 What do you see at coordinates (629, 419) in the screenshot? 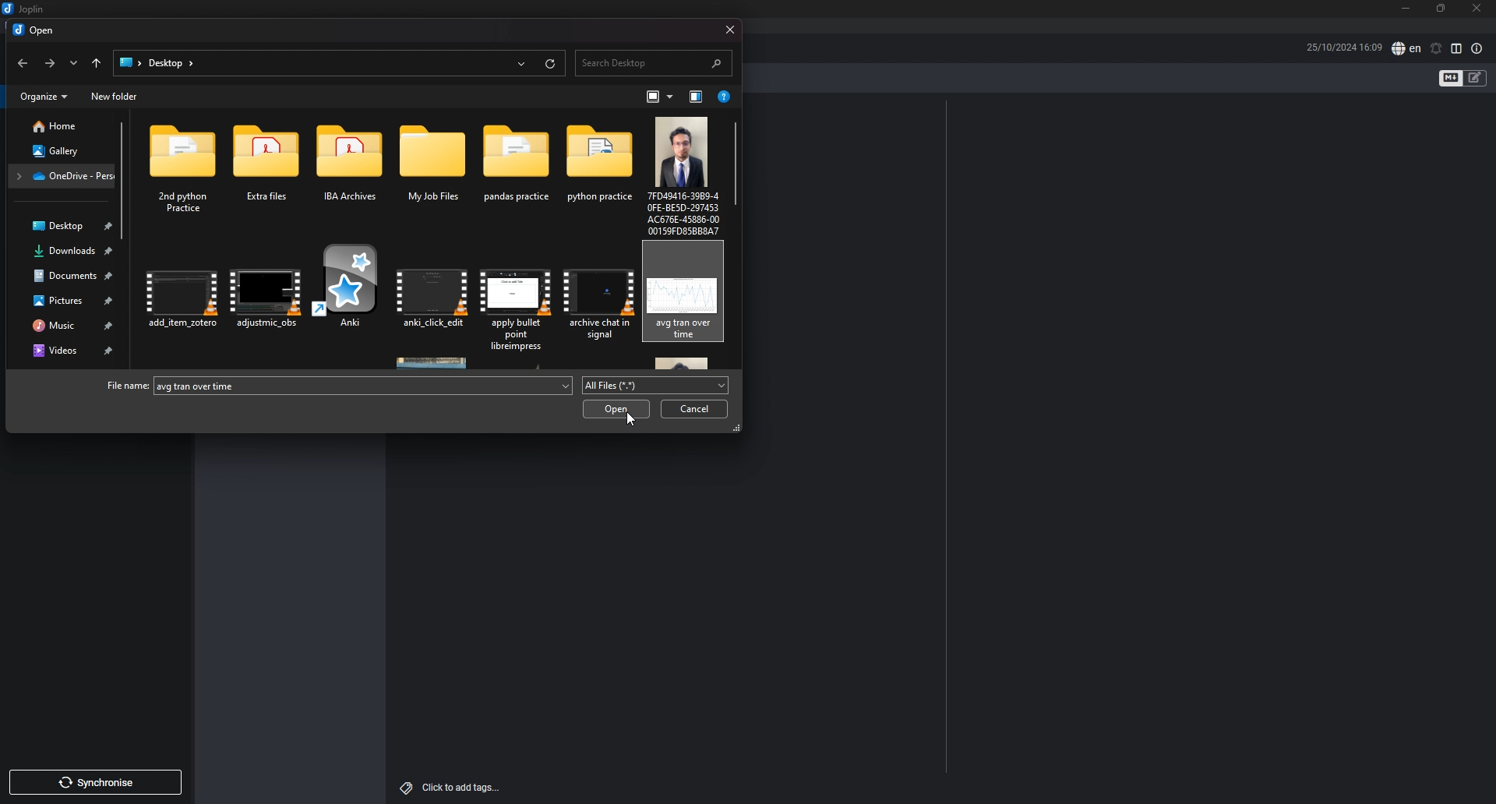
I see `cursor` at bounding box center [629, 419].